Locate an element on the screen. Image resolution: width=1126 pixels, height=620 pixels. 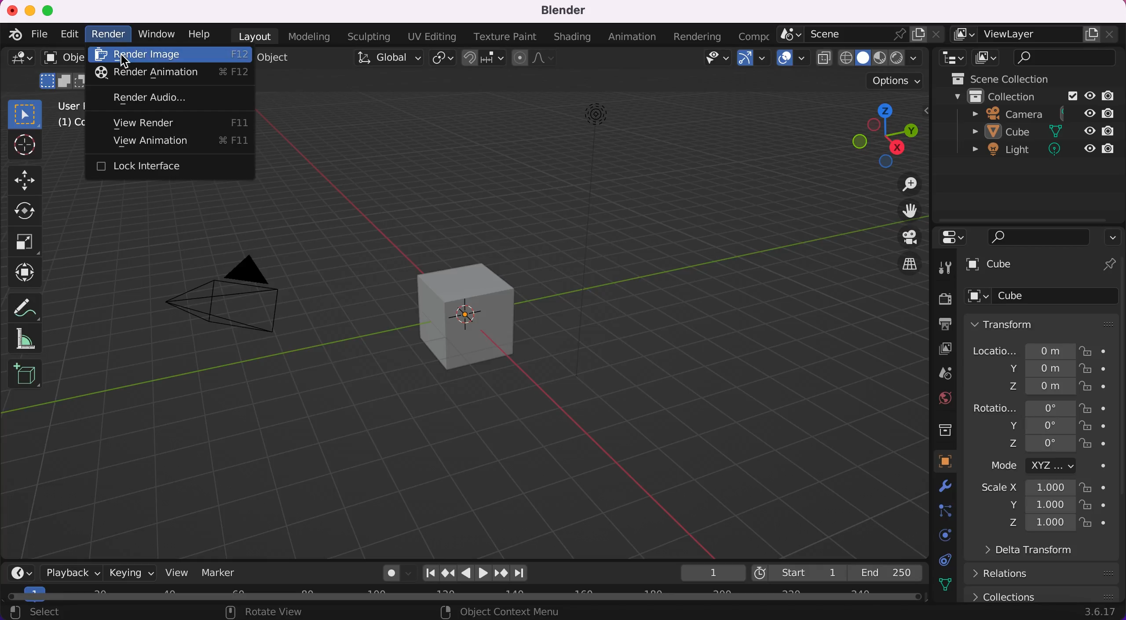
scale is located at coordinates (27, 242).